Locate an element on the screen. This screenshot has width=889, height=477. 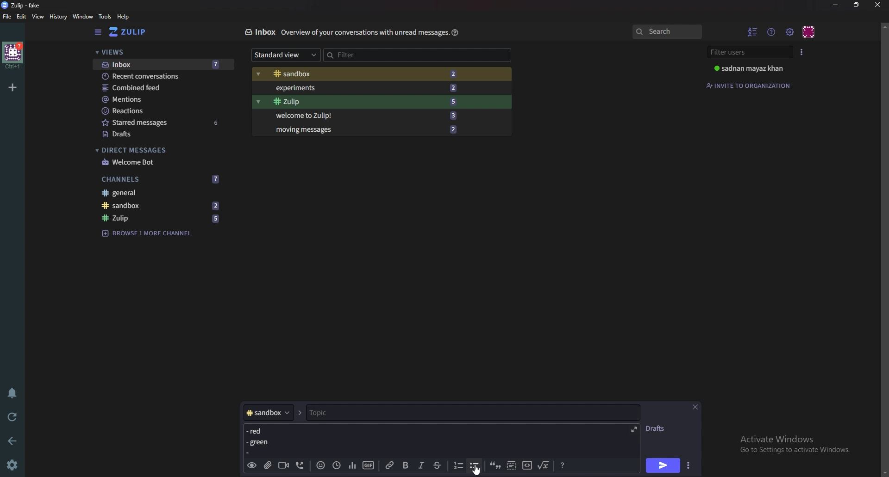
Numbered list is located at coordinates (457, 465).